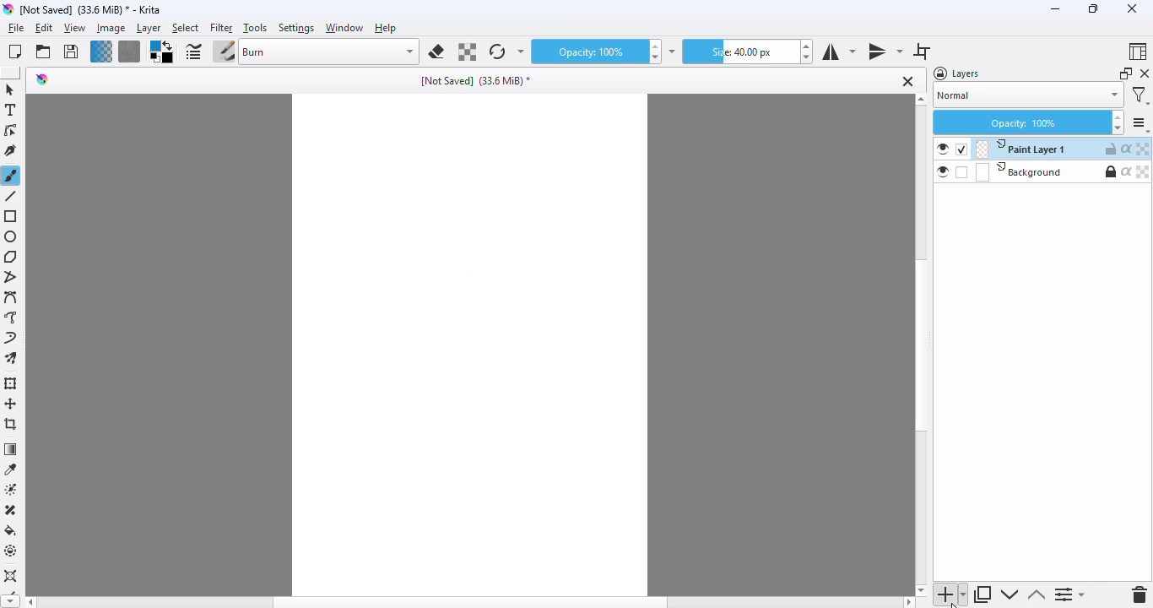 The height and width of the screenshot is (608, 1153). I want to click on smart patch tool, so click(11, 510).